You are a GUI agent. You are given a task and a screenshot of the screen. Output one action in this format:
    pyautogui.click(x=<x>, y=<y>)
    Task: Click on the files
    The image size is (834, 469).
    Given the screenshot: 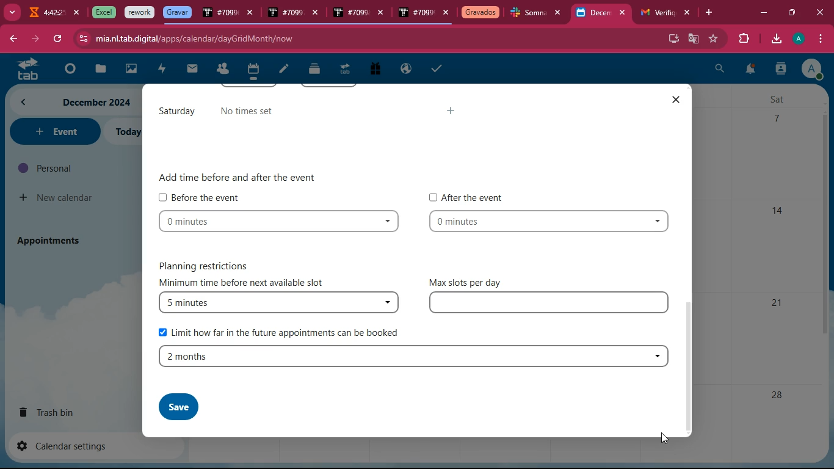 What is the action you would take?
    pyautogui.click(x=316, y=68)
    